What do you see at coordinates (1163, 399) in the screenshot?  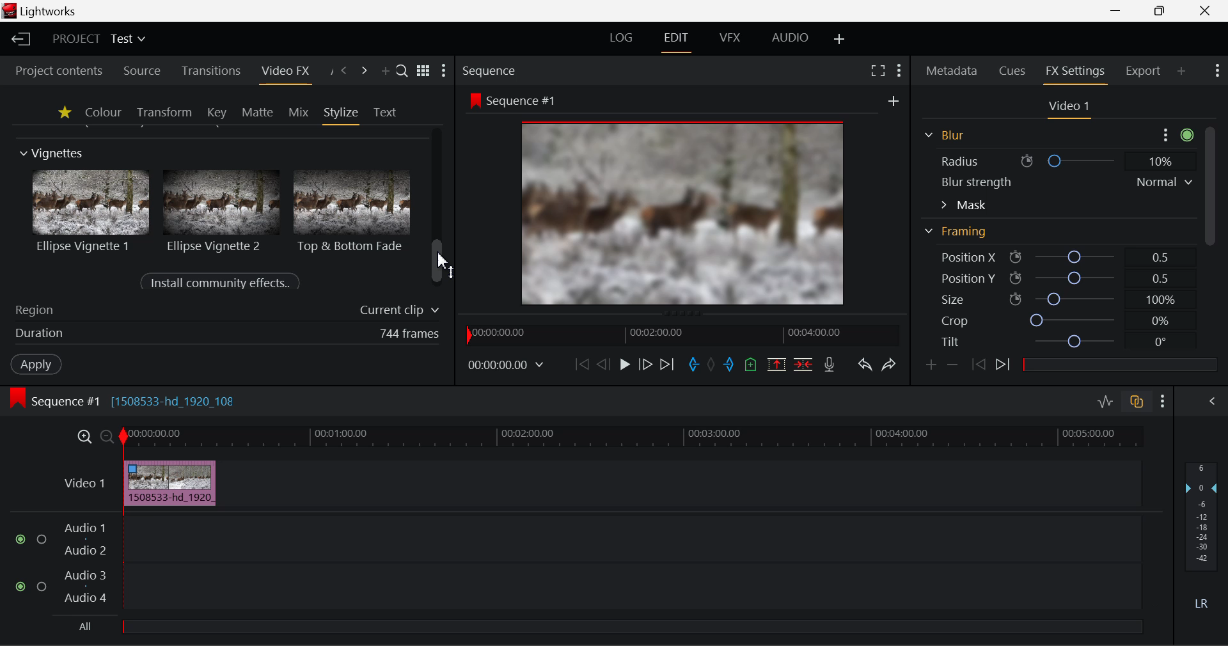 I see `Show Settings` at bounding box center [1163, 399].